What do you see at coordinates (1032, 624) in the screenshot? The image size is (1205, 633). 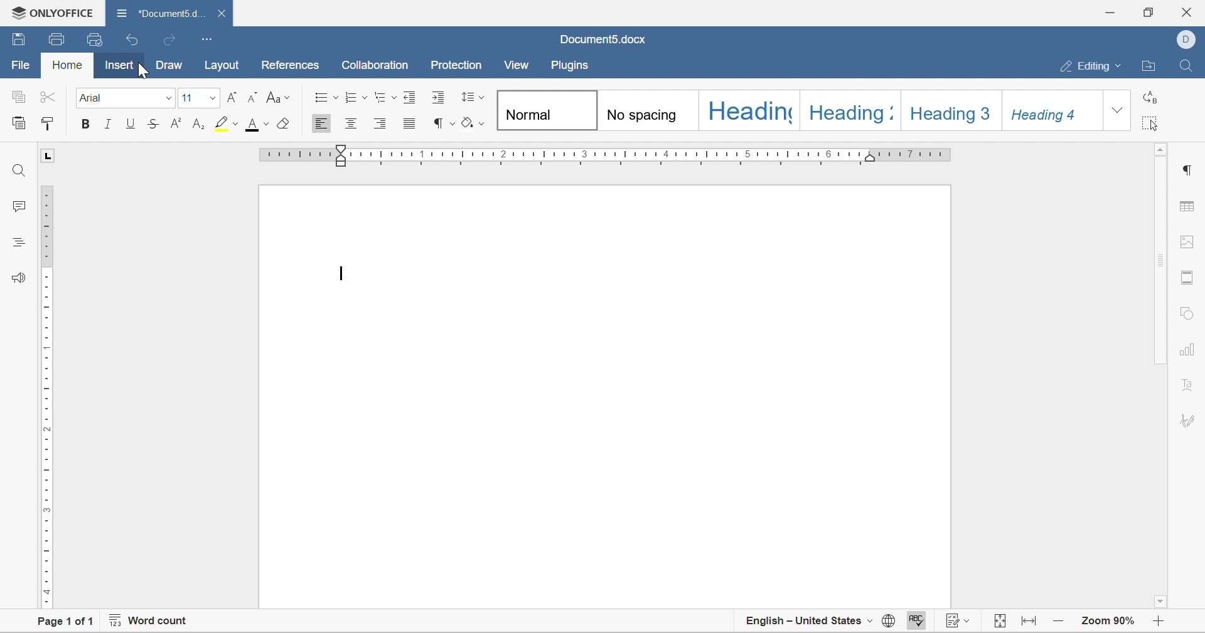 I see `fit to width` at bounding box center [1032, 624].